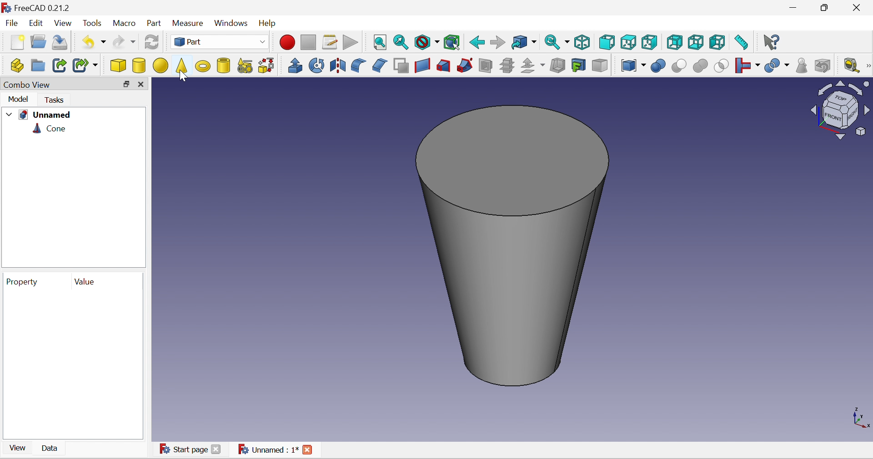 Image resolution: width=873 pixels, height=459 pixels. I want to click on cursor, so click(184, 80).